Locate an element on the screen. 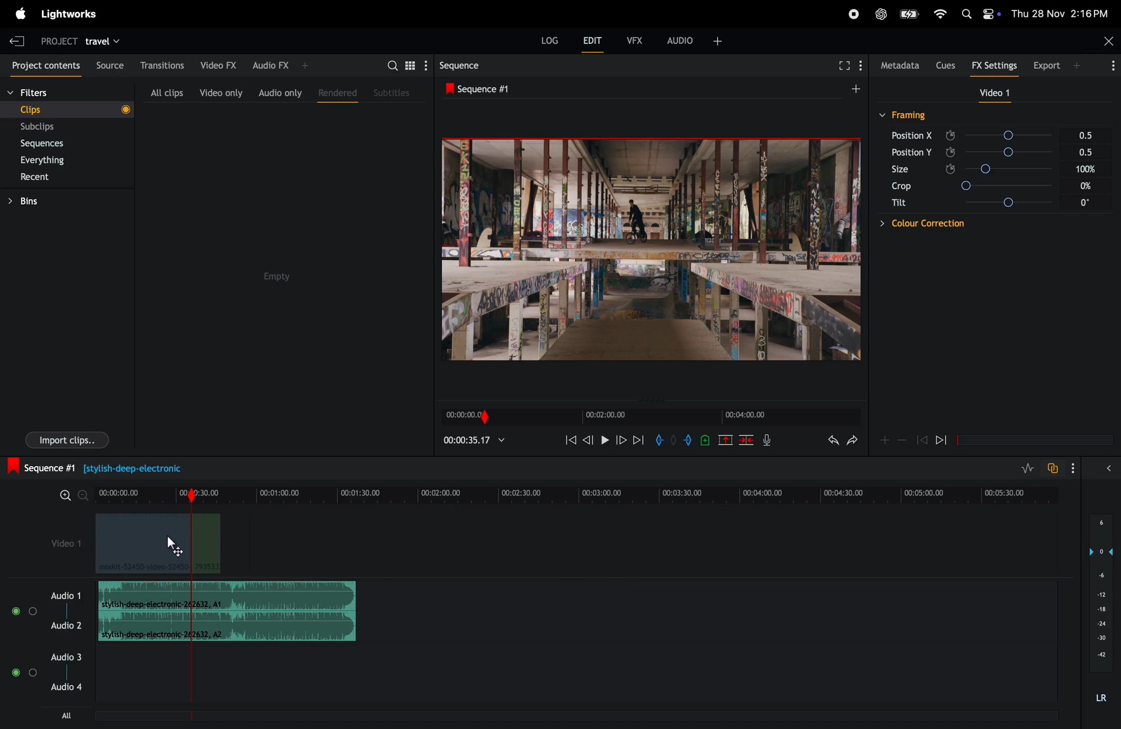  audio track is located at coordinates (233, 611).